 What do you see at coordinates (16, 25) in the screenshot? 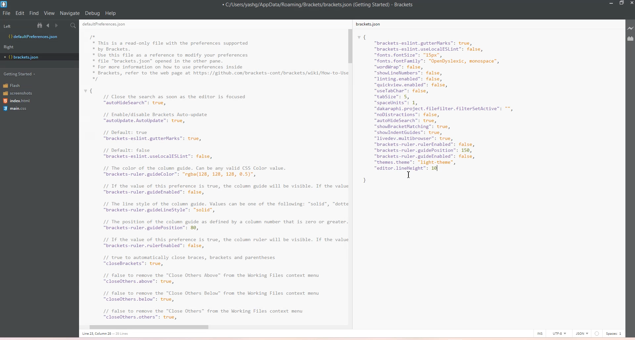
I see `Left` at bounding box center [16, 25].